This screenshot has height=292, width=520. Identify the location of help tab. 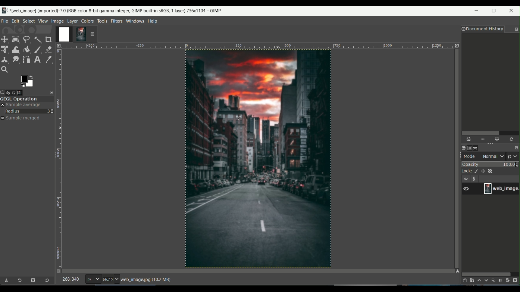
(153, 21).